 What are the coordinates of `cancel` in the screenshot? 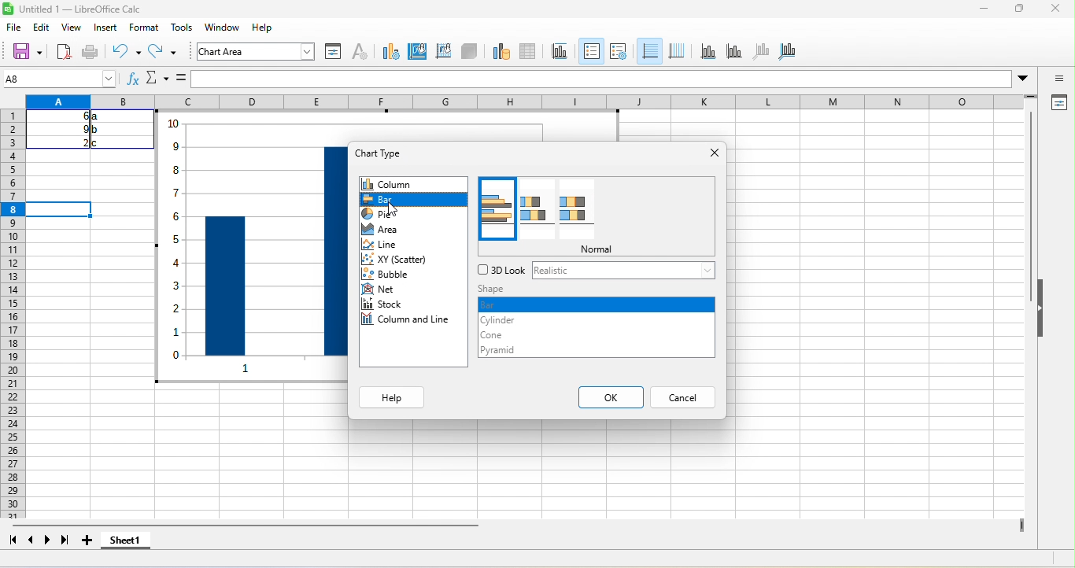 It's located at (684, 398).